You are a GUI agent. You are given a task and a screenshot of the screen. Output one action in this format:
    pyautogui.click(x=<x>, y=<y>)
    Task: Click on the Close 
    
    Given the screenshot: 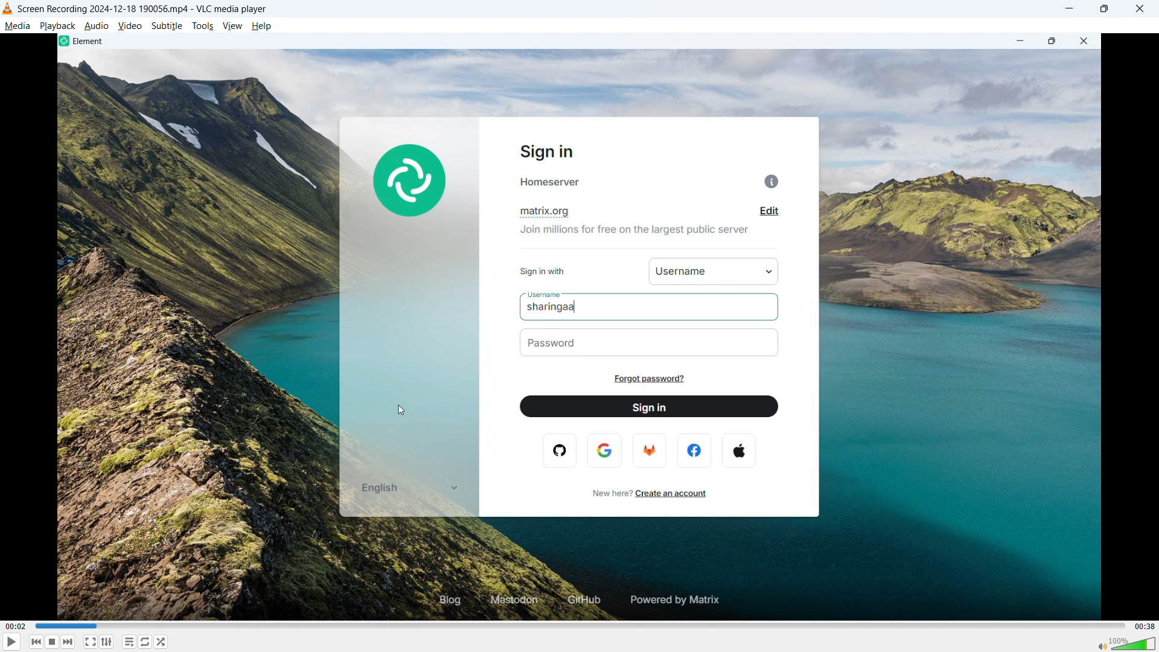 What is the action you would take?
    pyautogui.click(x=1140, y=8)
    